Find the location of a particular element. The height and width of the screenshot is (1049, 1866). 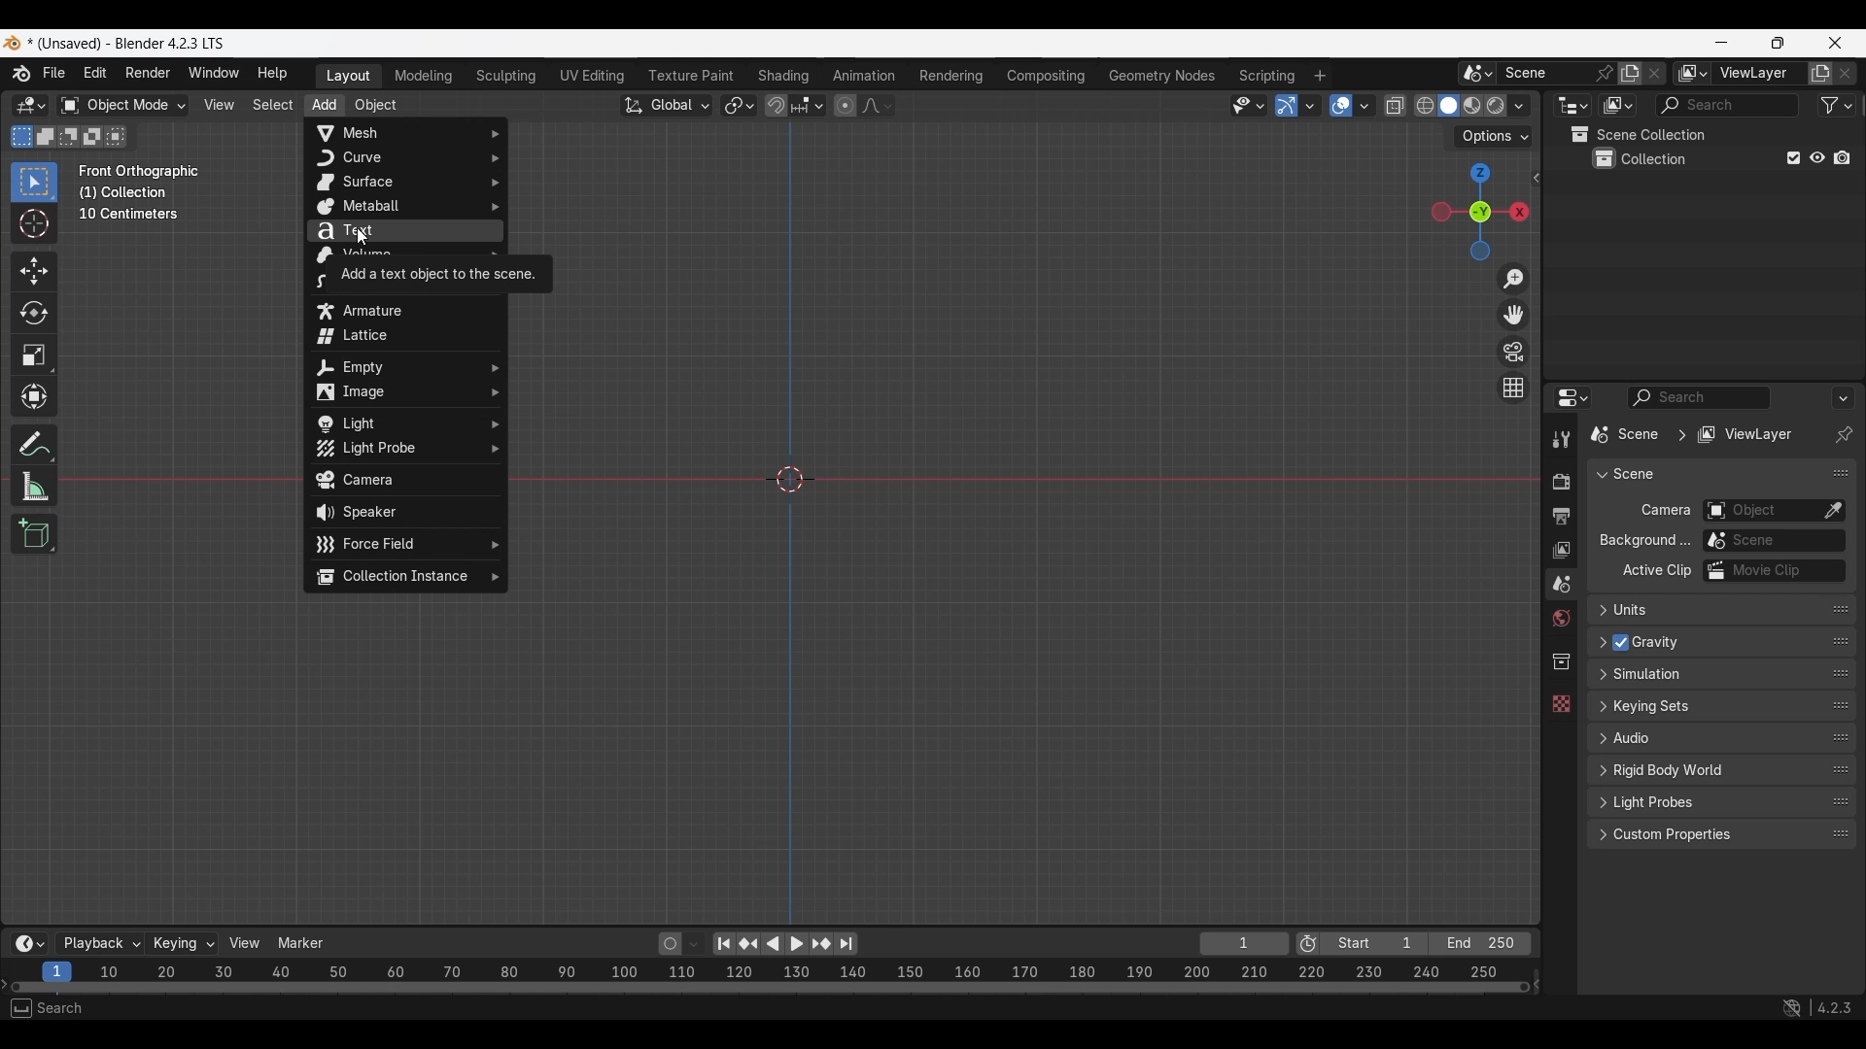

Edit menu is located at coordinates (95, 74).